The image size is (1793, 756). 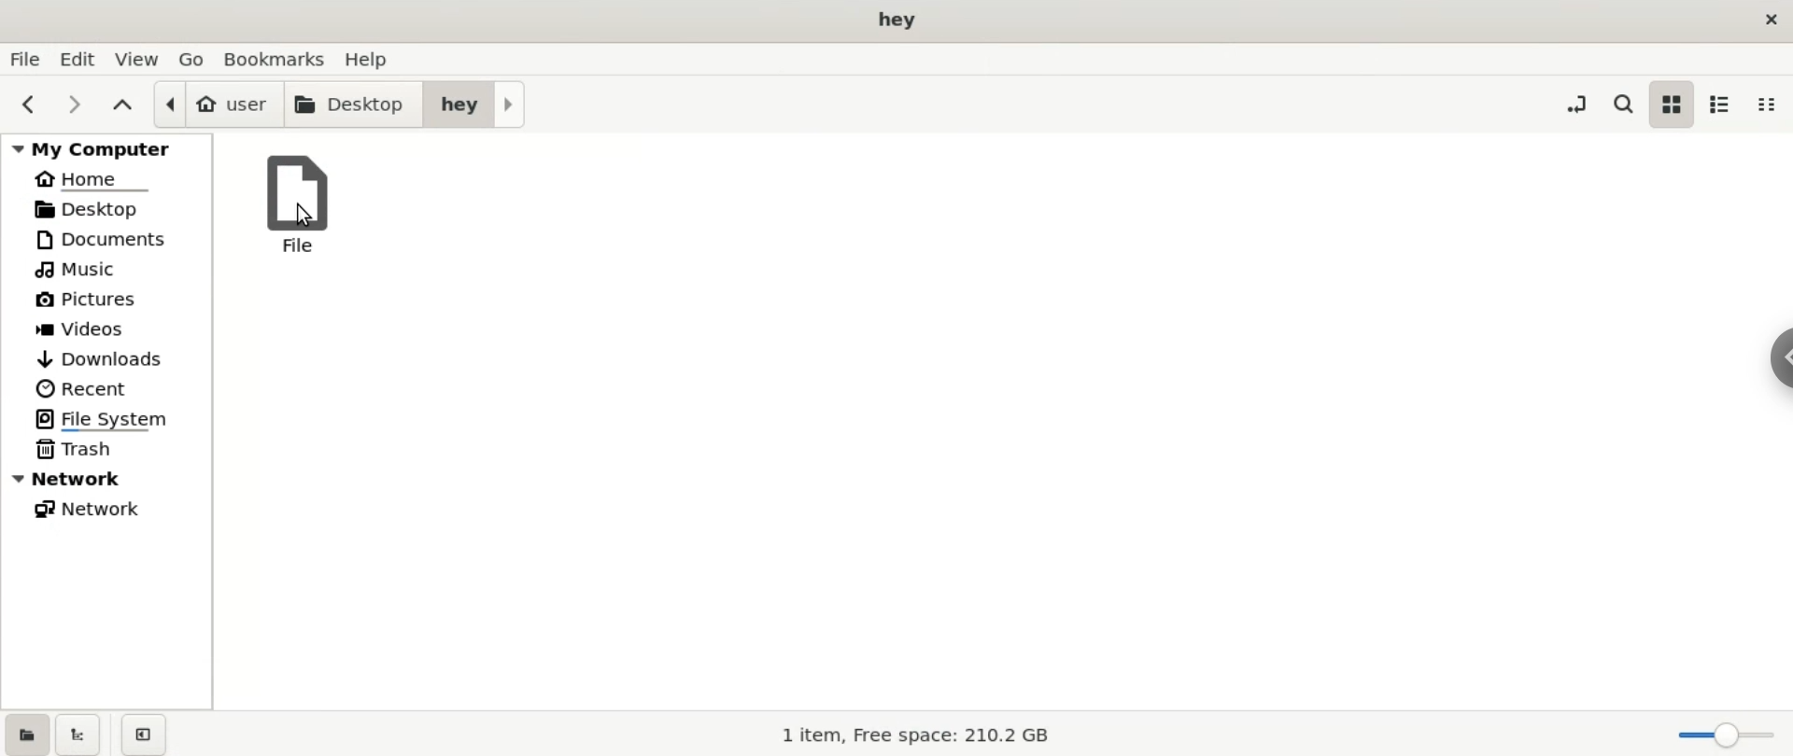 I want to click on edit, so click(x=77, y=58).